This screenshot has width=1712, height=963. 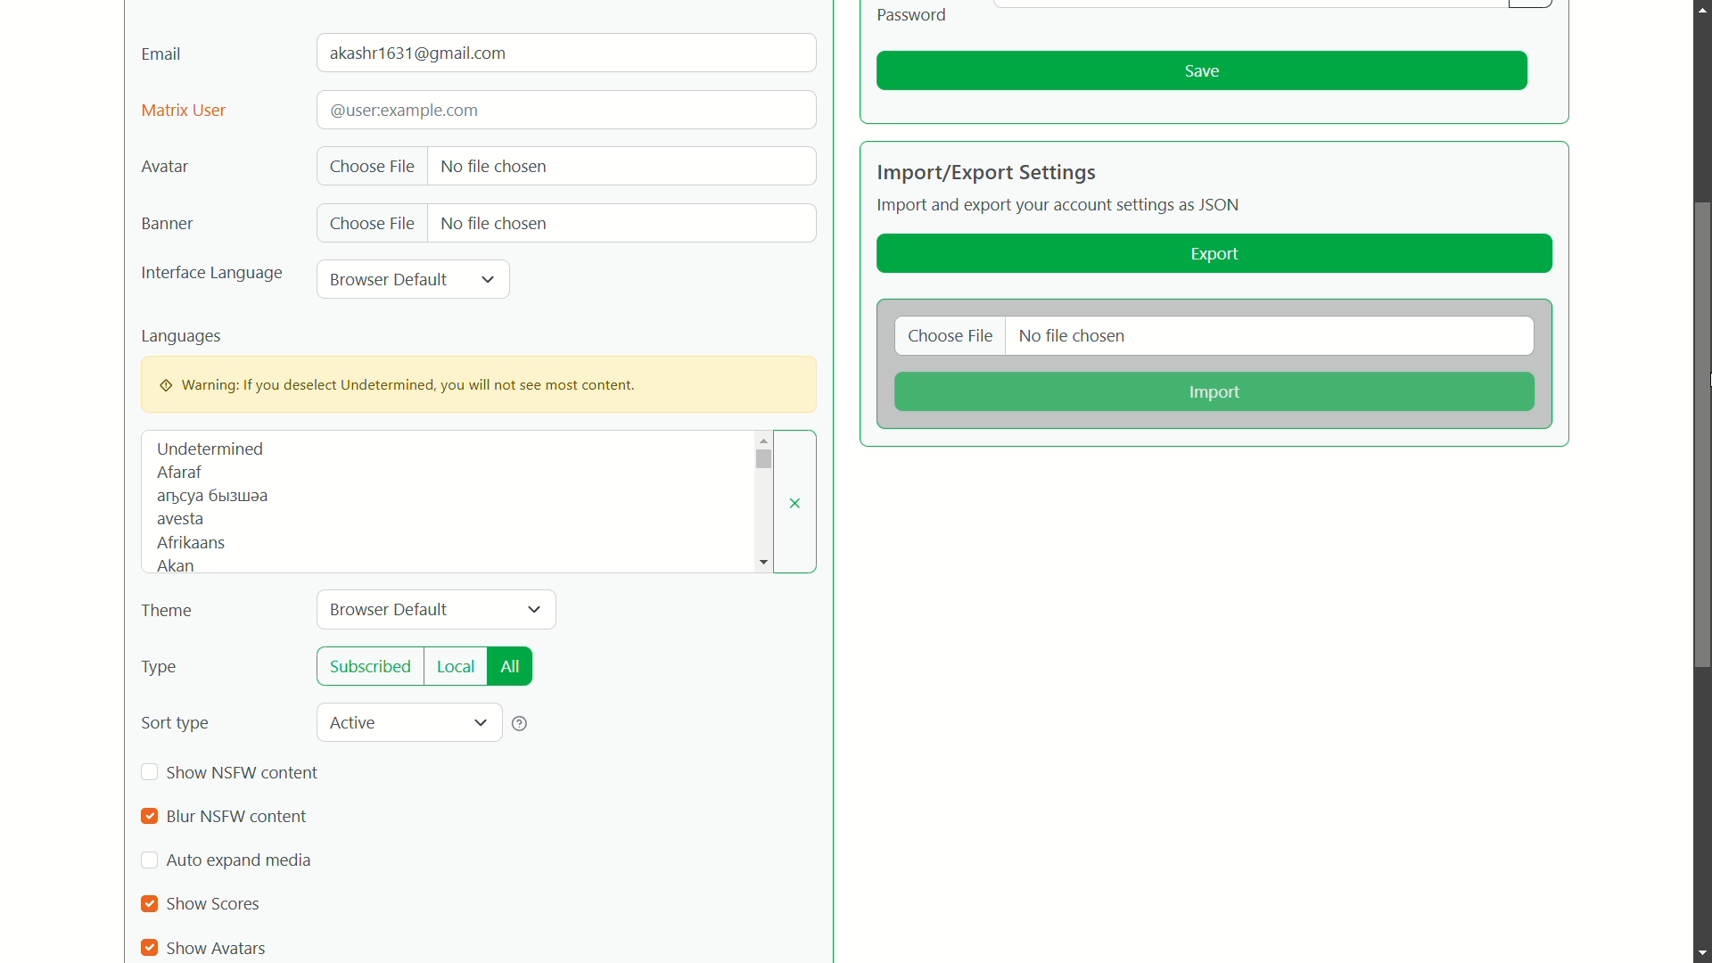 What do you see at coordinates (180, 521) in the screenshot?
I see `avesta` at bounding box center [180, 521].